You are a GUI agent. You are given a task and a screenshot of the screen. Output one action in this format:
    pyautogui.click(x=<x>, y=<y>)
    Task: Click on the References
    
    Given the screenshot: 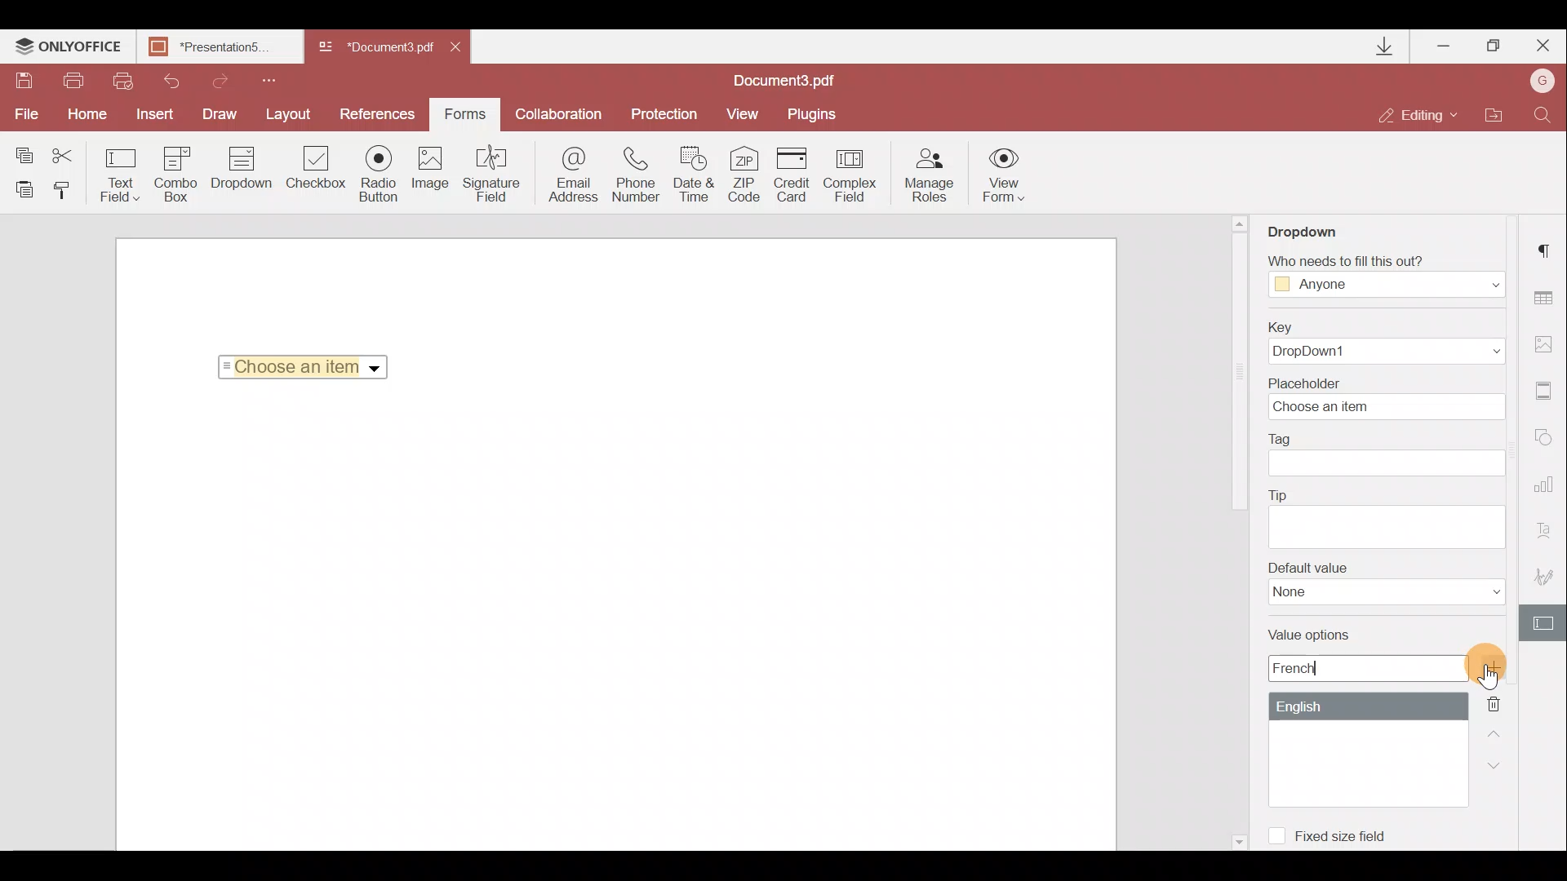 What is the action you would take?
    pyautogui.click(x=380, y=113)
    